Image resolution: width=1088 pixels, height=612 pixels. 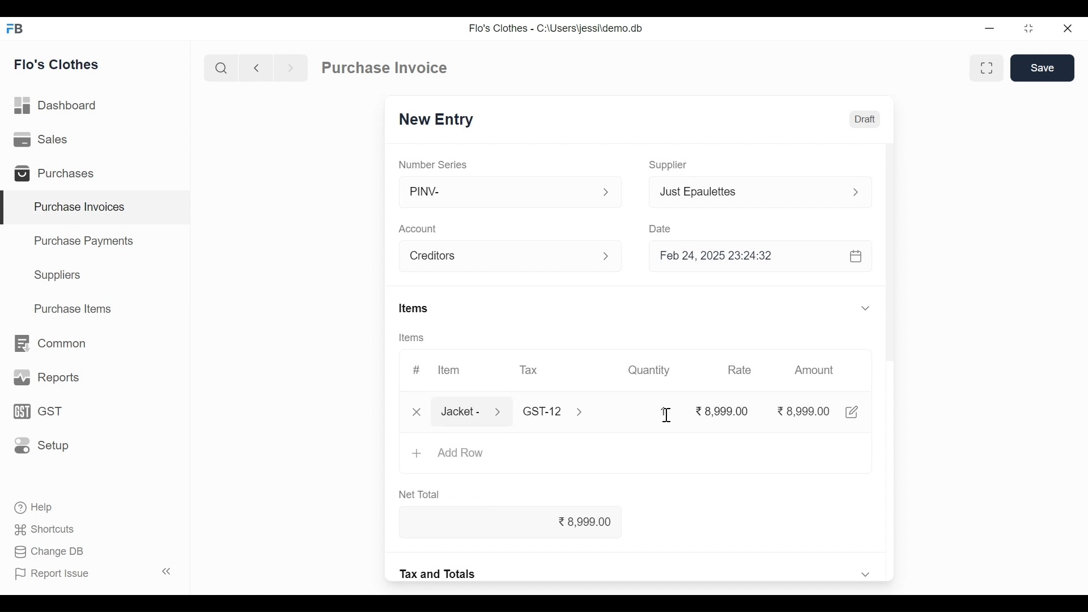 I want to click on Common, so click(x=52, y=343).